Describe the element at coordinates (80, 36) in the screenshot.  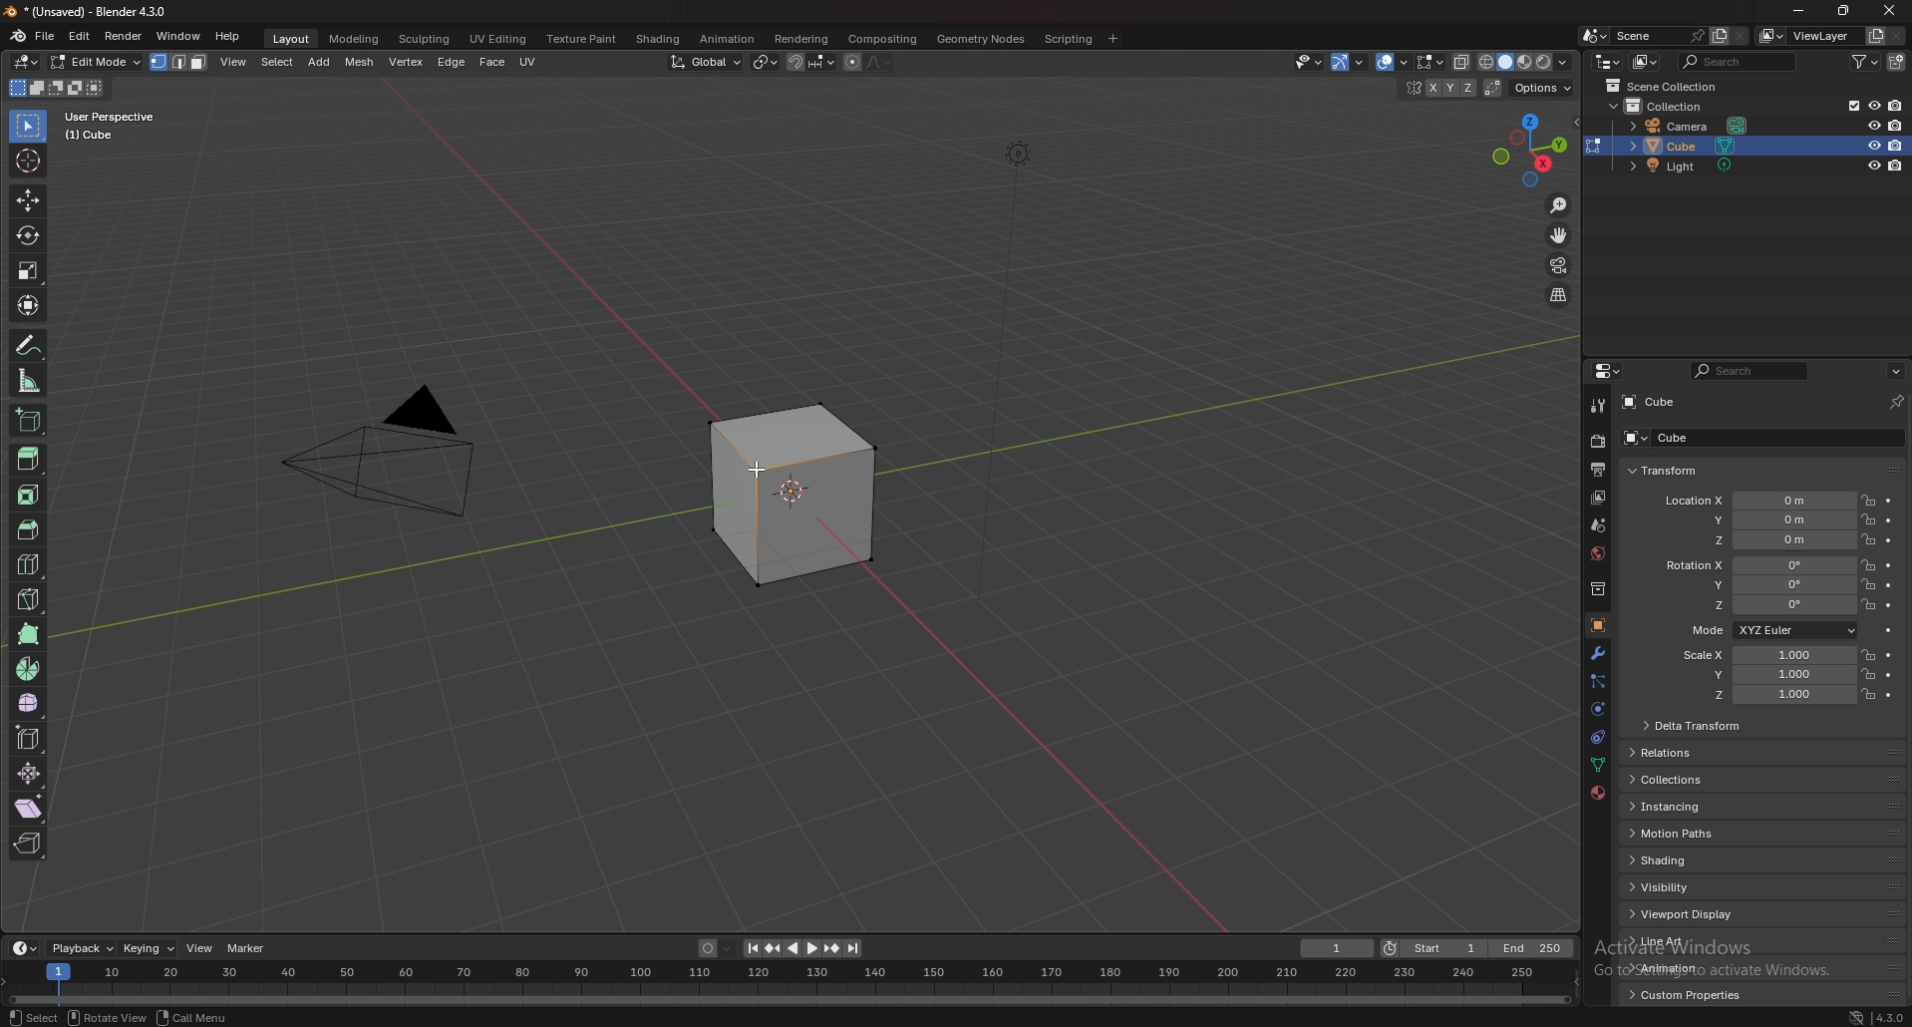
I see `edit` at that location.